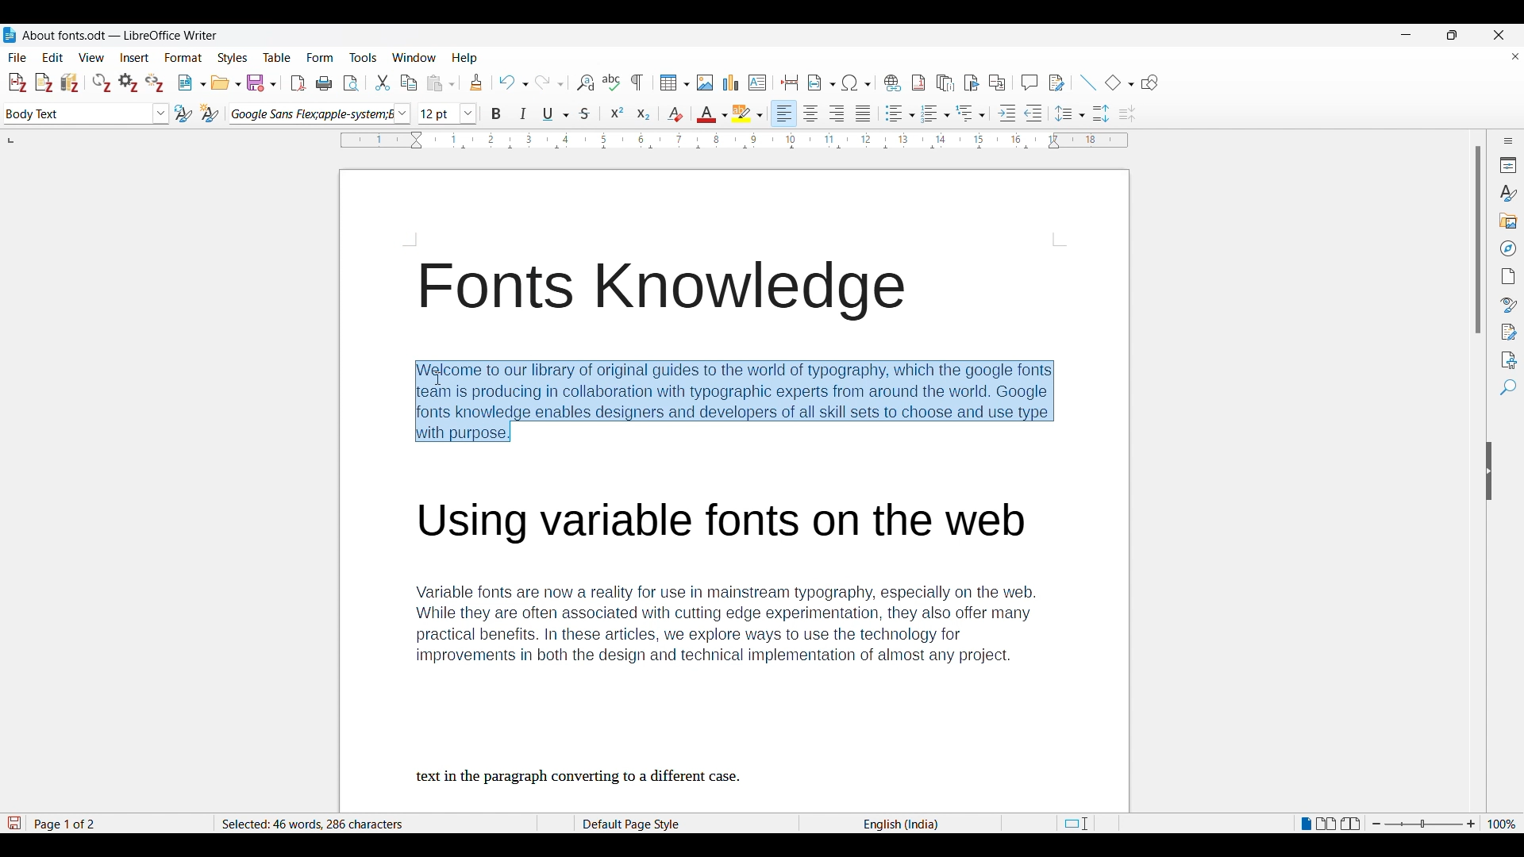 This screenshot has width=1524, height=857. What do you see at coordinates (233, 58) in the screenshot?
I see `Styles menu` at bounding box center [233, 58].